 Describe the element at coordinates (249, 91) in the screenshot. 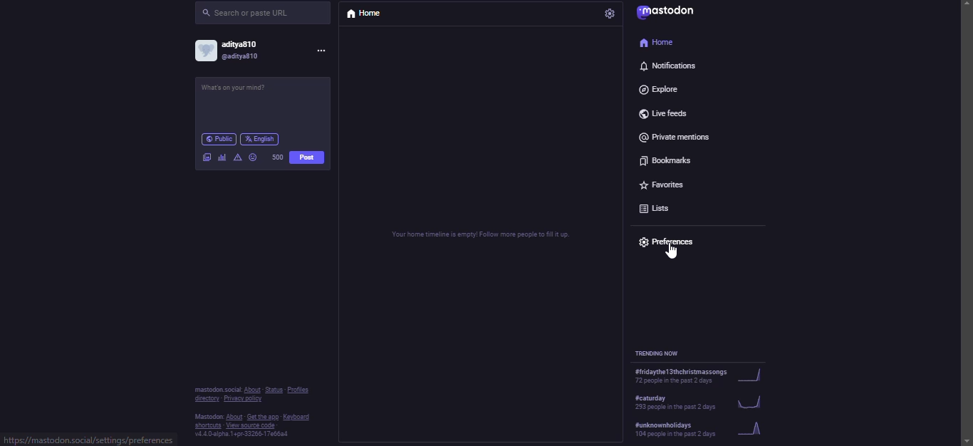

I see `post` at that location.